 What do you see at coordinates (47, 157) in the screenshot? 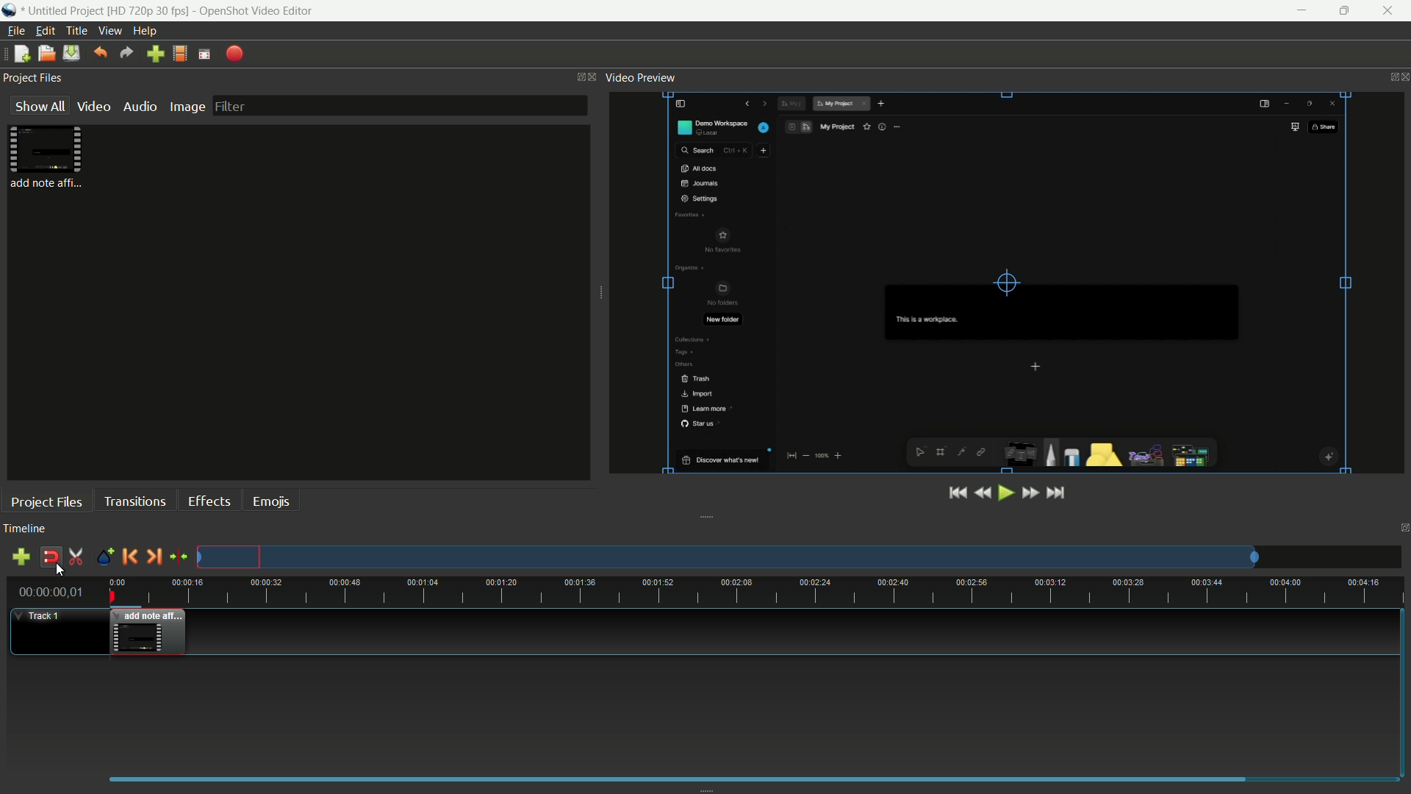
I see `project file` at bounding box center [47, 157].